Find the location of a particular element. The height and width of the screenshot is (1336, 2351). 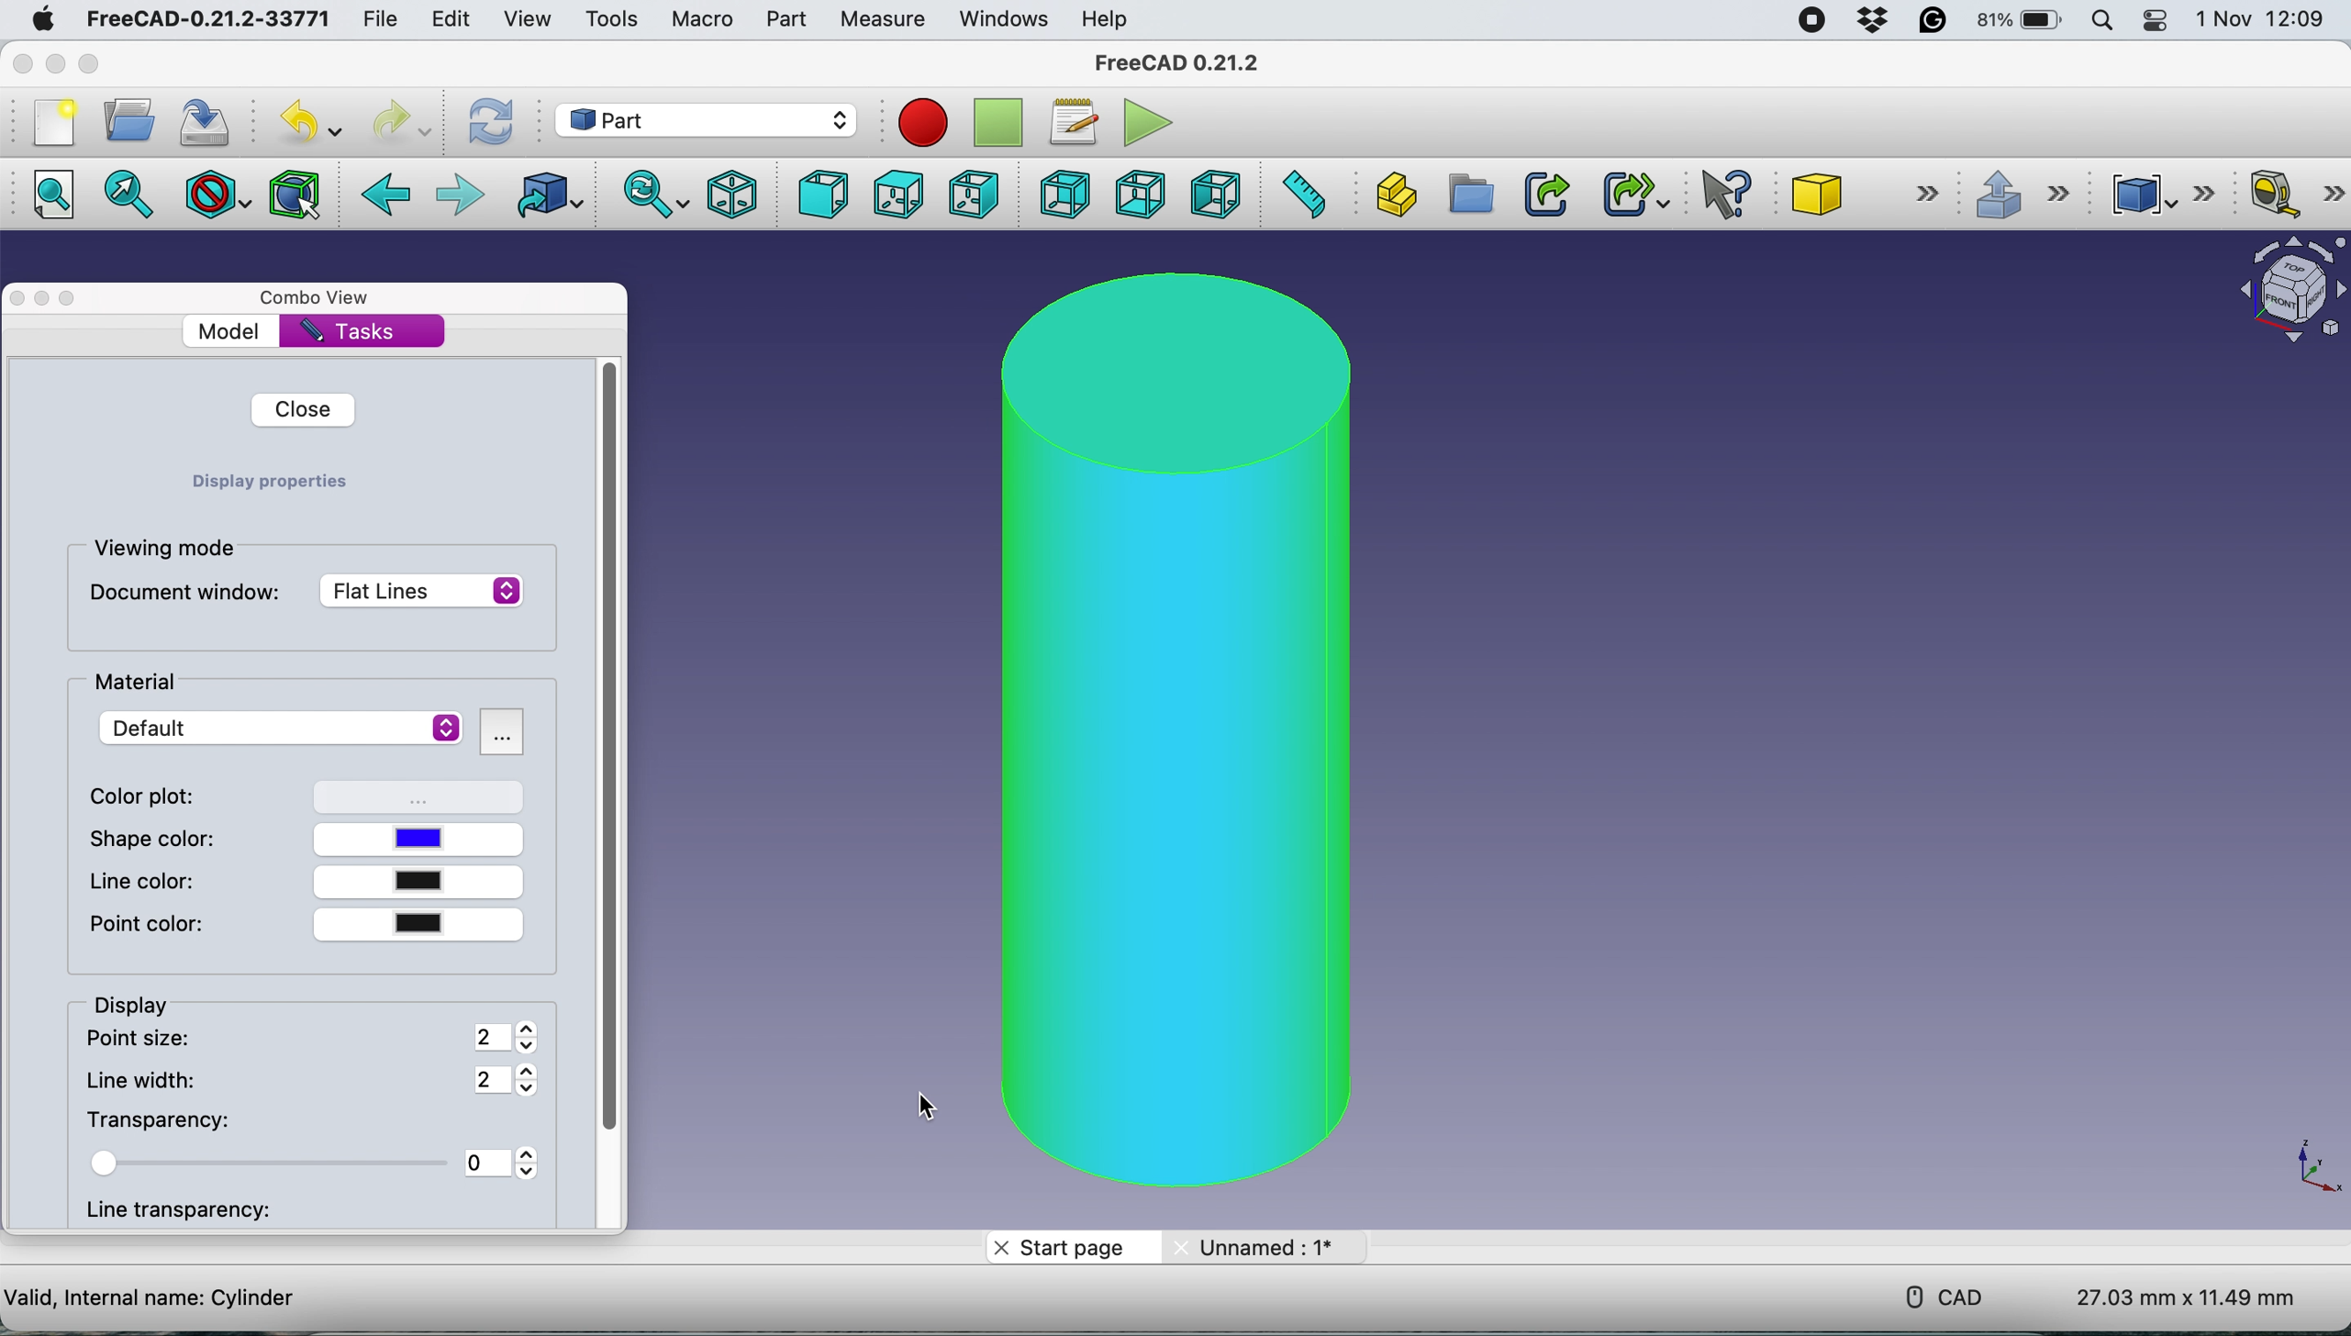

measure distance is located at coordinates (1309, 194).